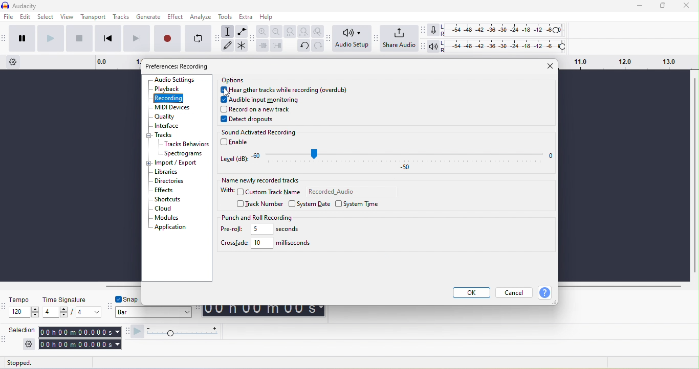 Image resolution: width=699 pixels, height=369 pixels. What do you see at coordinates (165, 210) in the screenshot?
I see `cloud` at bounding box center [165, 210].